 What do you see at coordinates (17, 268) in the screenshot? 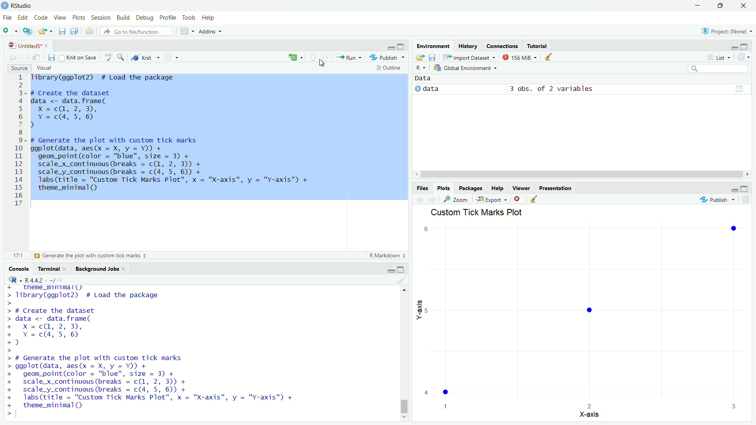
I see `console` at bounding box center [17, 268].